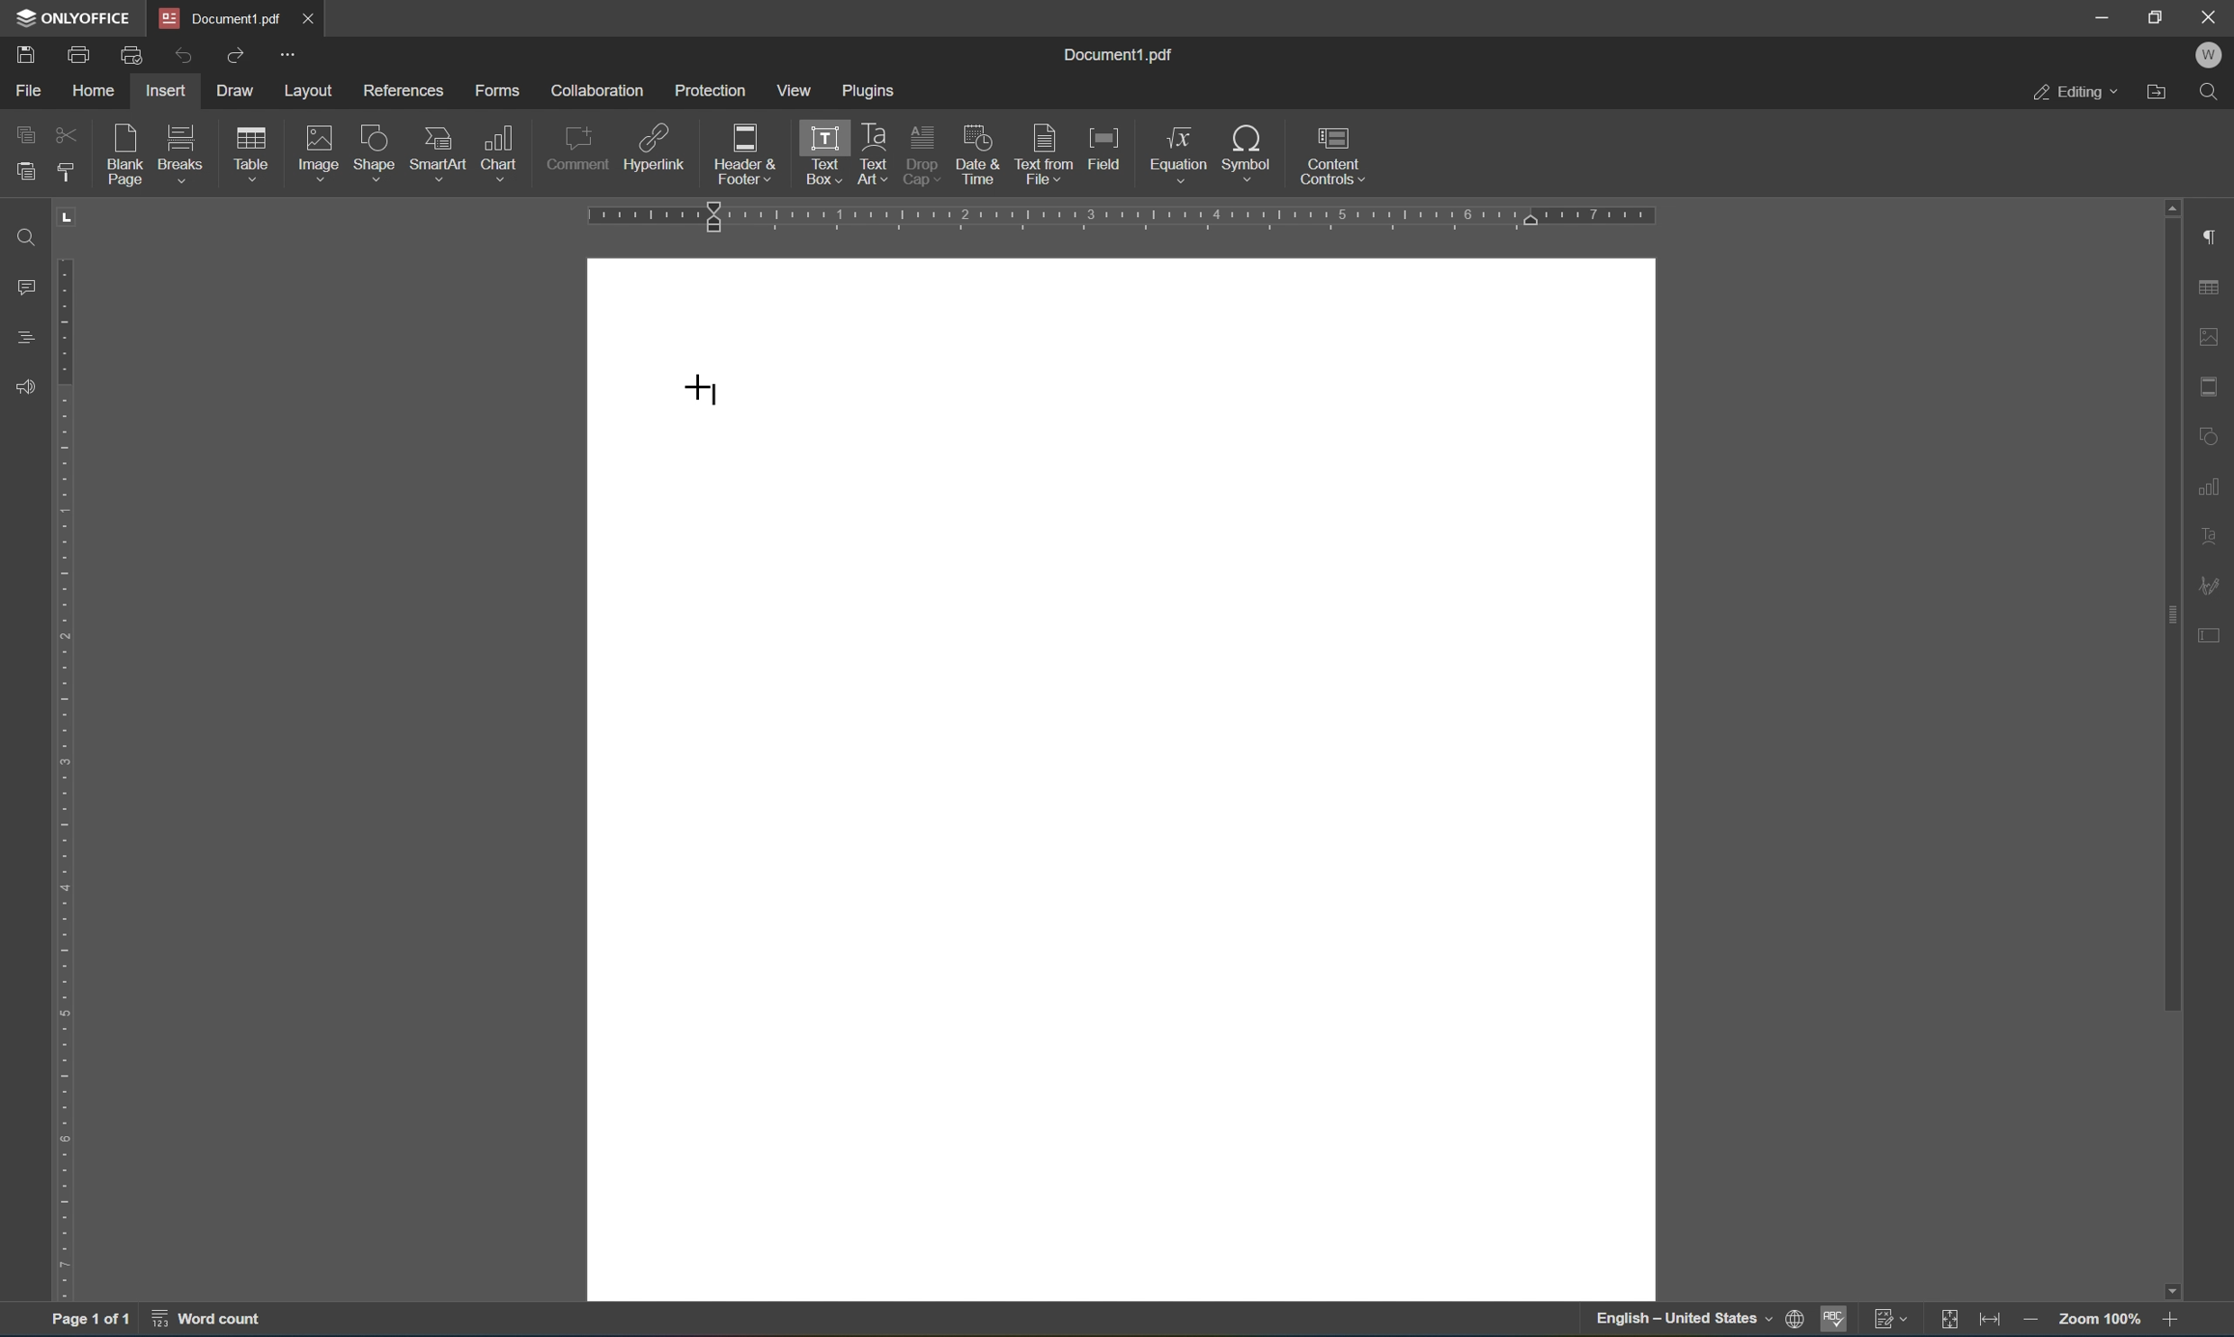 This screenshot has width=2234, height=1337. Describe the element at coordinates (288, 53) in the screenshot. I see `More` at that location.